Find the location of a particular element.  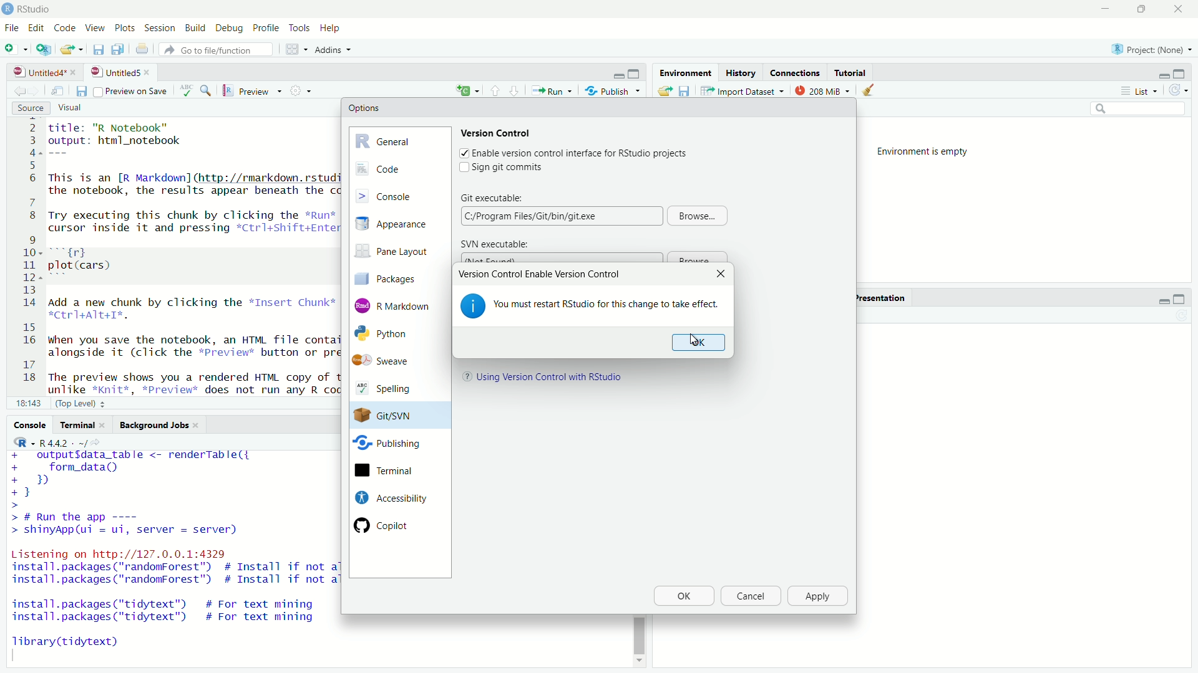

Help is located at coordinates (332, 29).